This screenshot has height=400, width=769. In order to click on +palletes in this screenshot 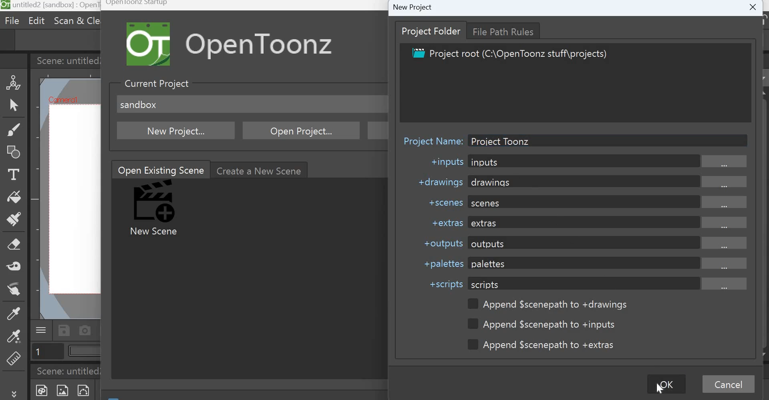, I will do `click(442, 264)`.